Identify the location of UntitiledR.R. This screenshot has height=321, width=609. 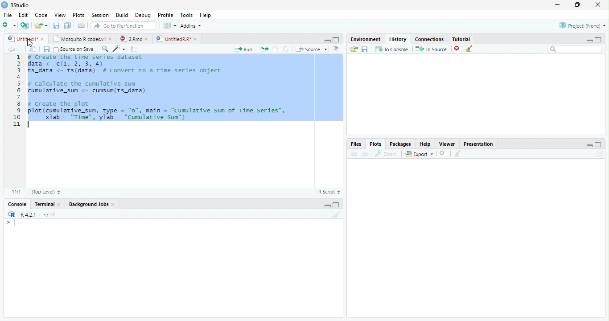
(178, 38).